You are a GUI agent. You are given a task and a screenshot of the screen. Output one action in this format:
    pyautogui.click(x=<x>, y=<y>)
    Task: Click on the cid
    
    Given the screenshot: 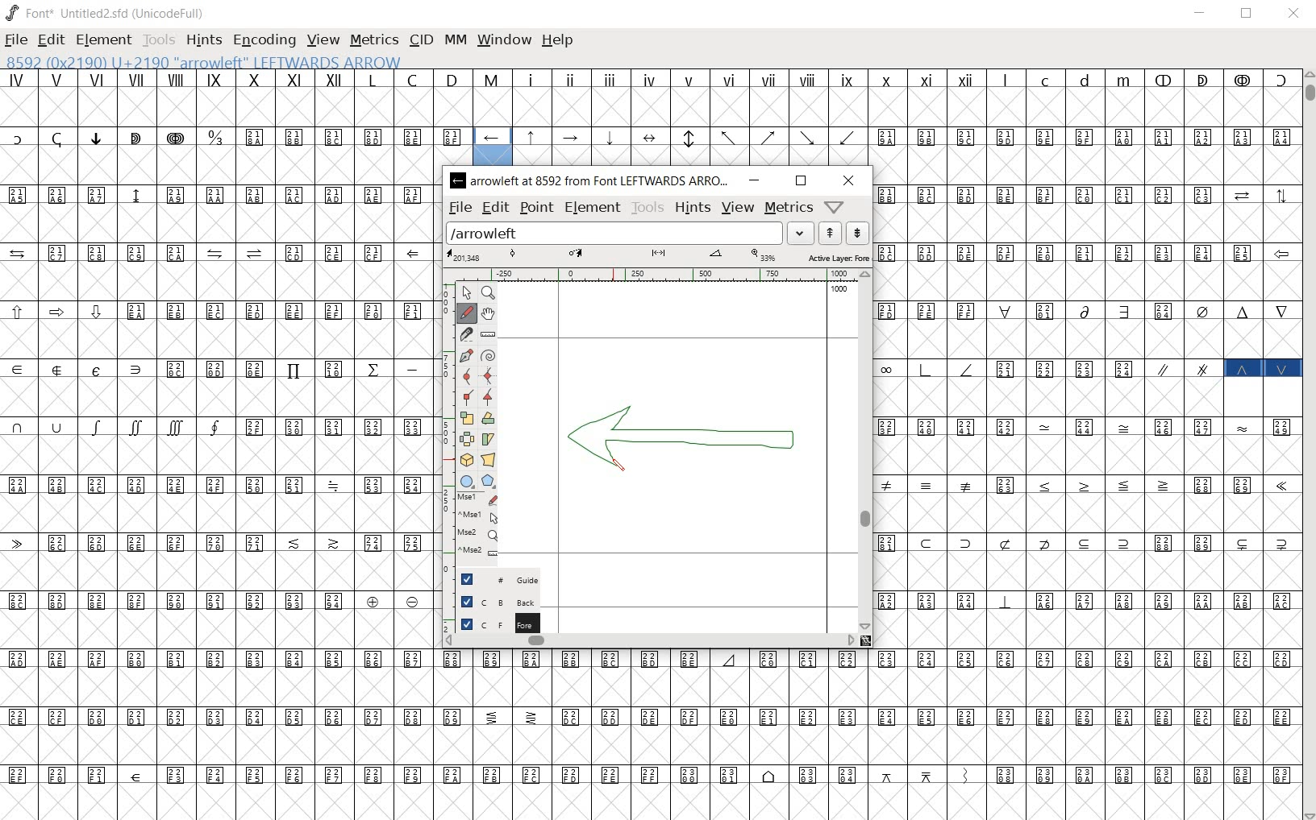 What is the action you would take?
    pyautogui.click(x=419, y=40)
    